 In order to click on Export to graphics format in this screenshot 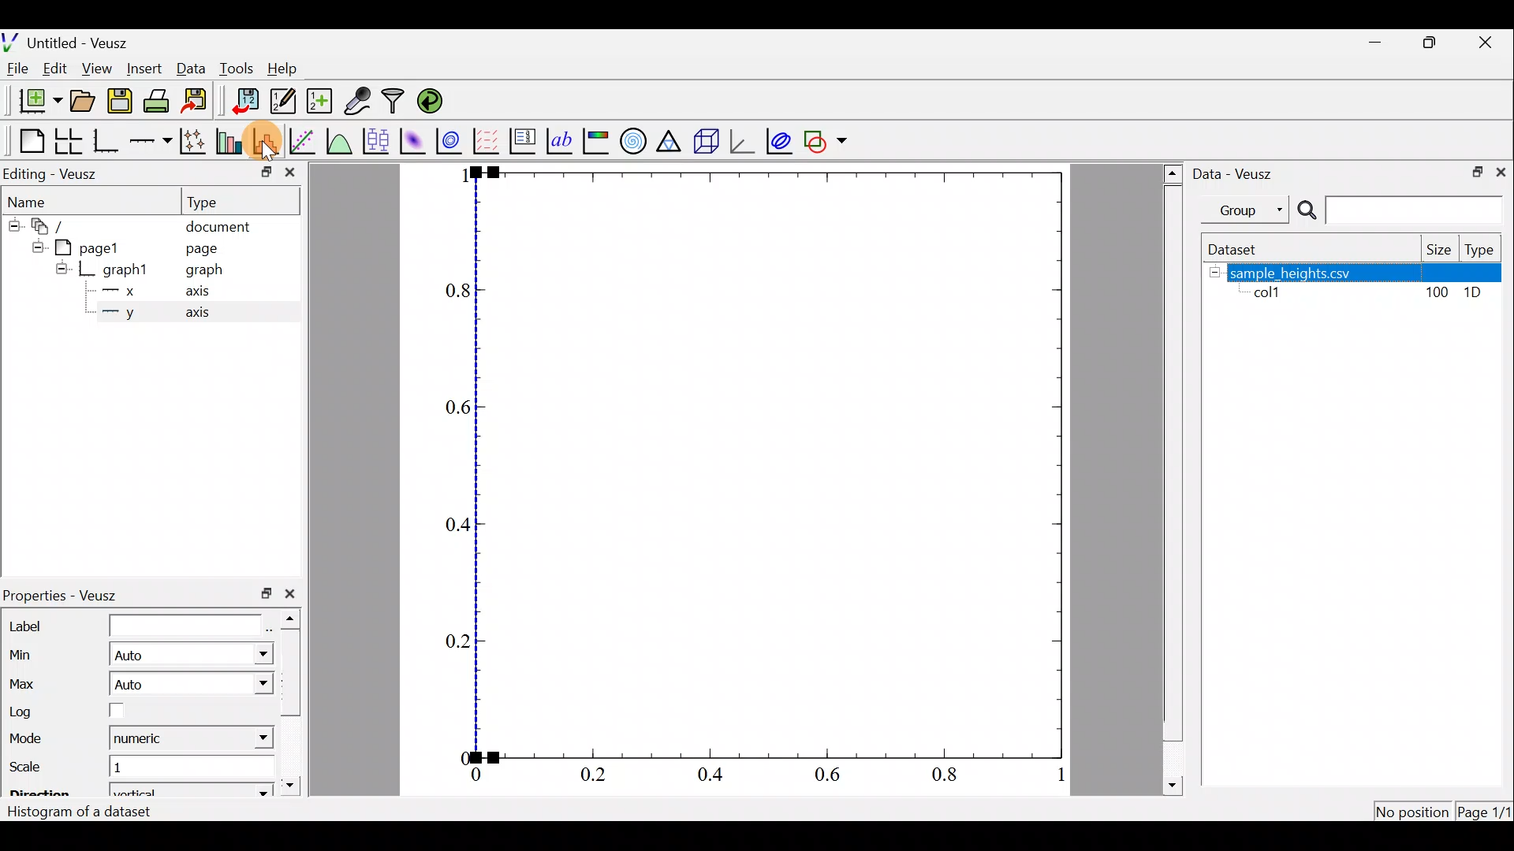, I will do `click(200, 102)`.